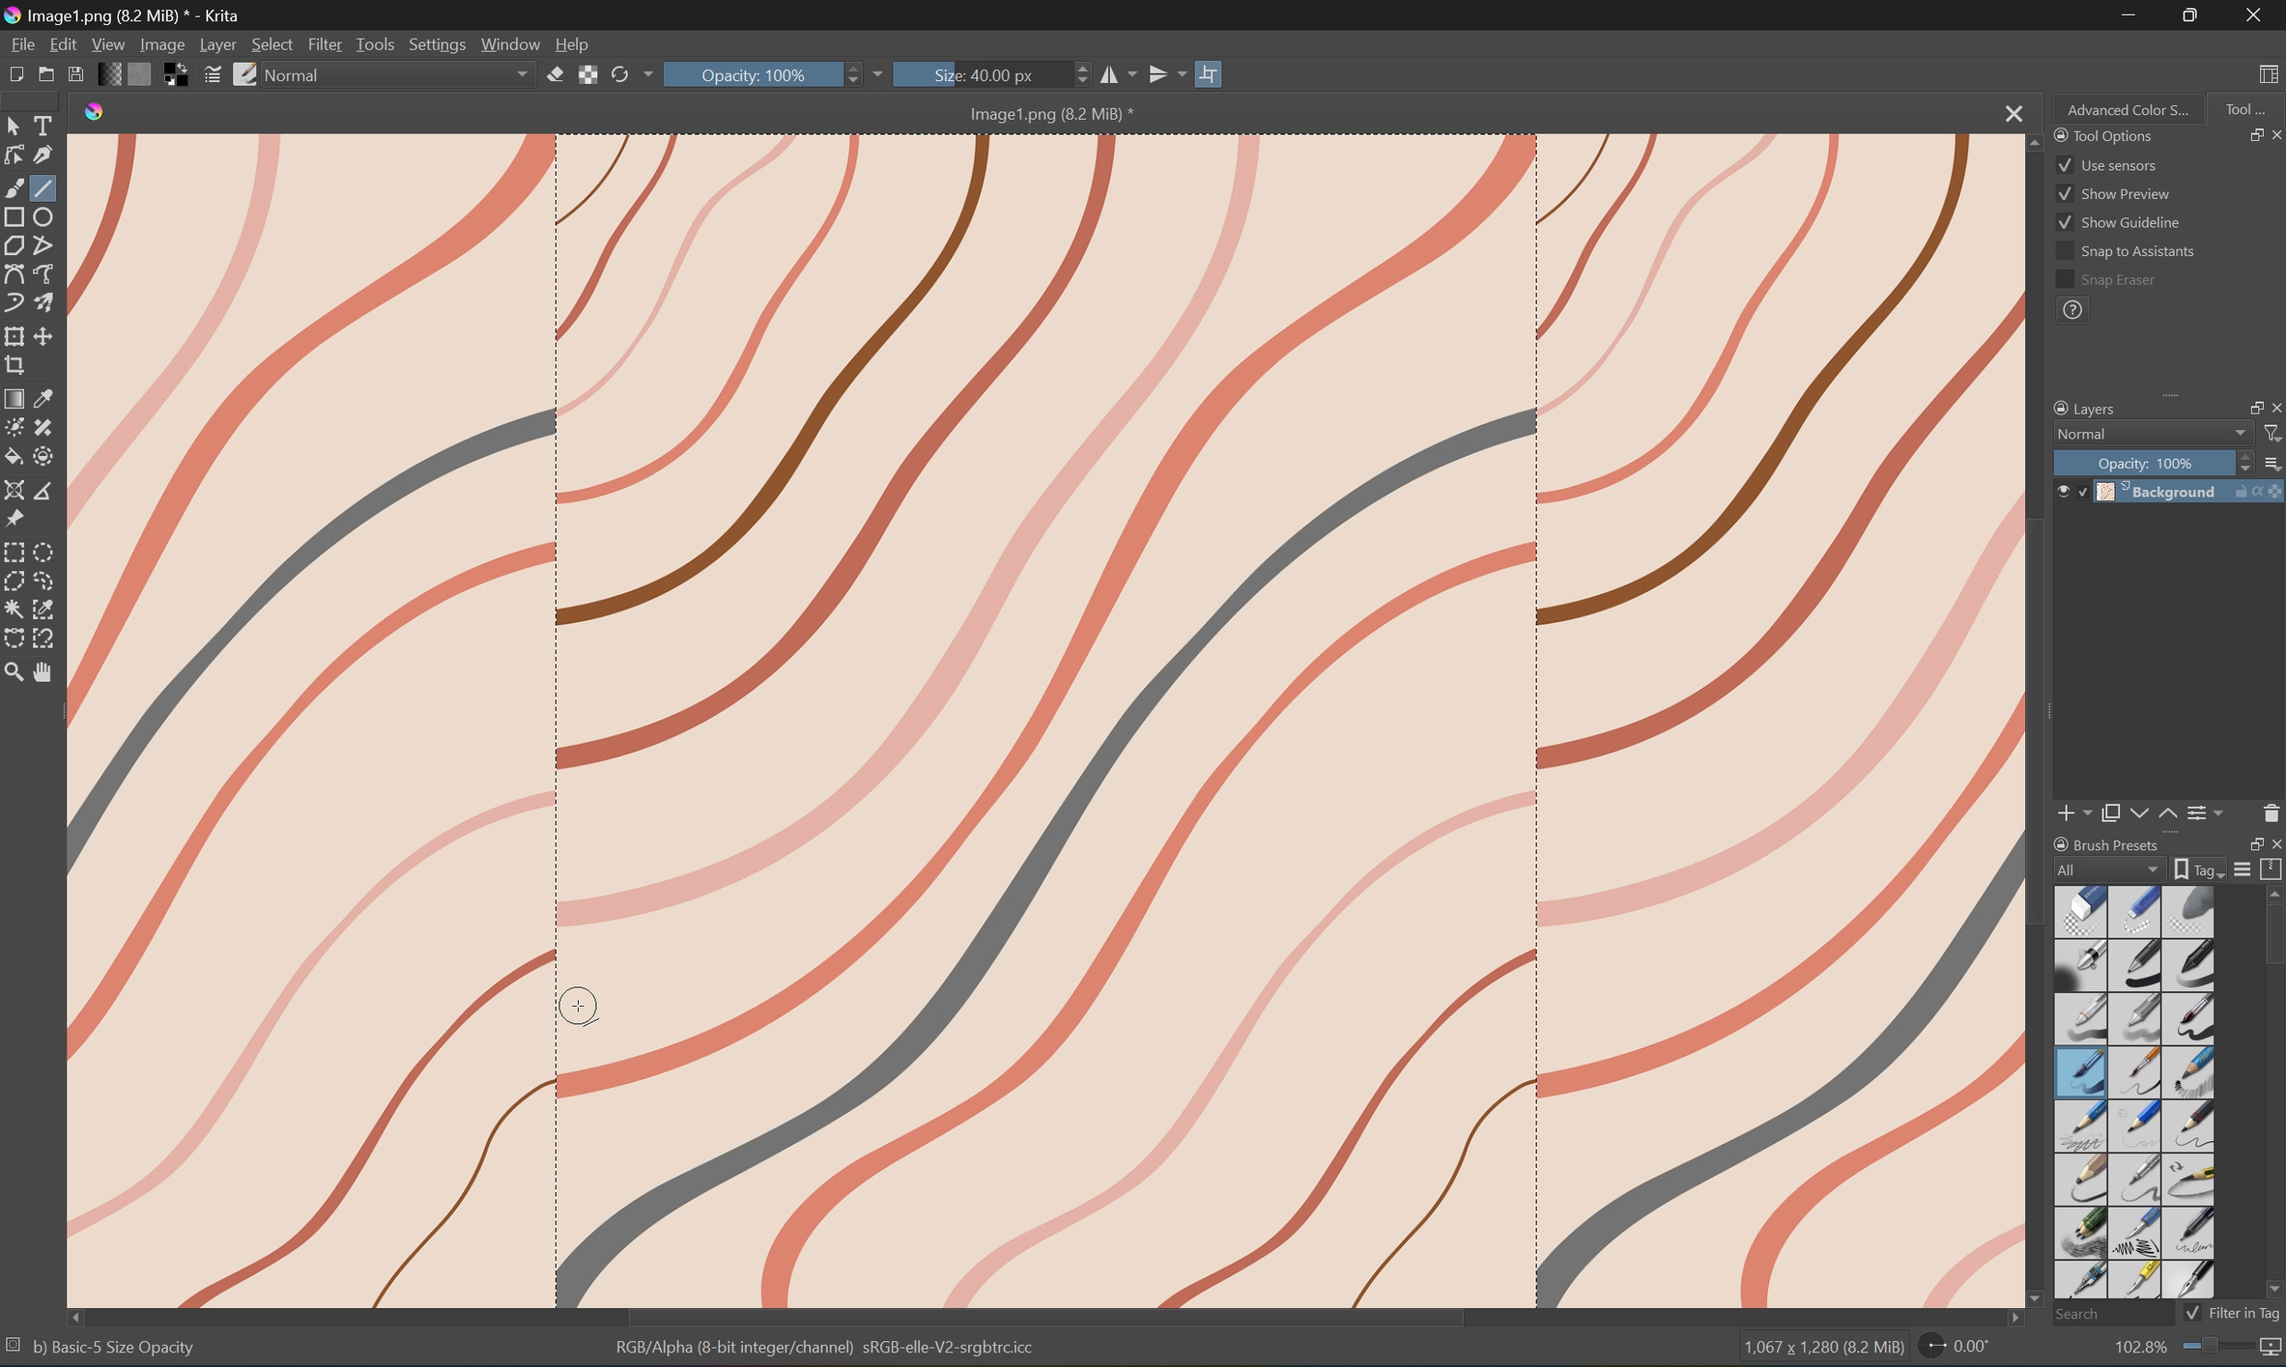  What do you see at coordinates (2062, 380) in the screenshot?
I see `Scroll Left` at bounding box center [2062, 380].